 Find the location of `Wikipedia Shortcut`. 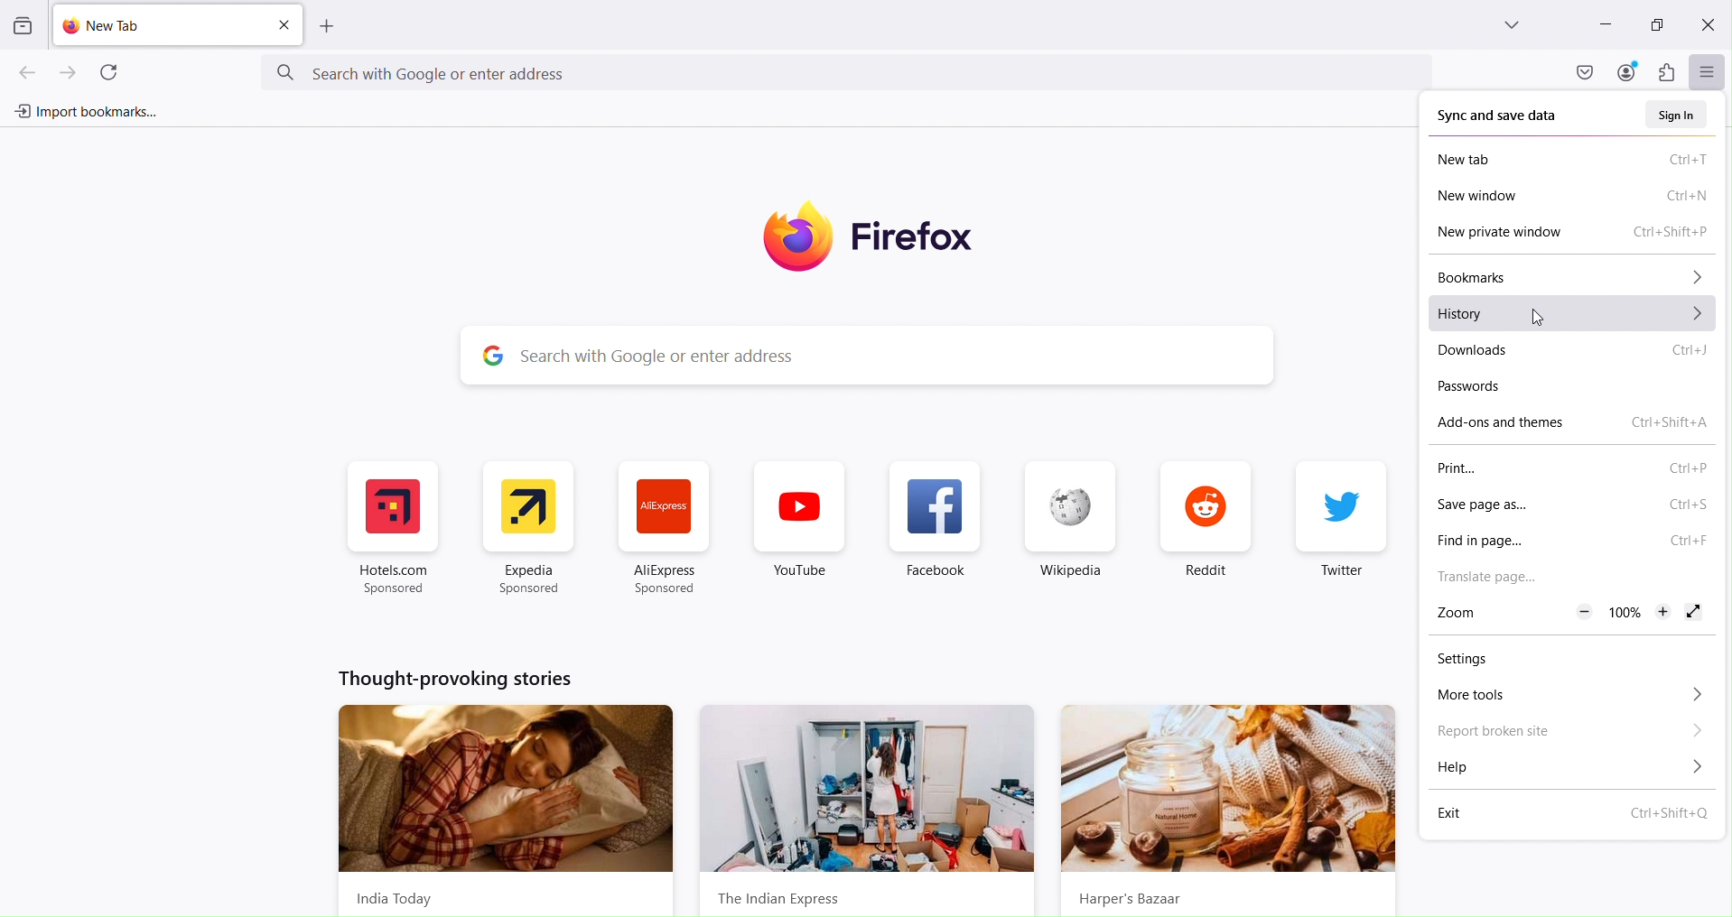

Wikipedia Shortcut is located at coordinates (1069, 530).